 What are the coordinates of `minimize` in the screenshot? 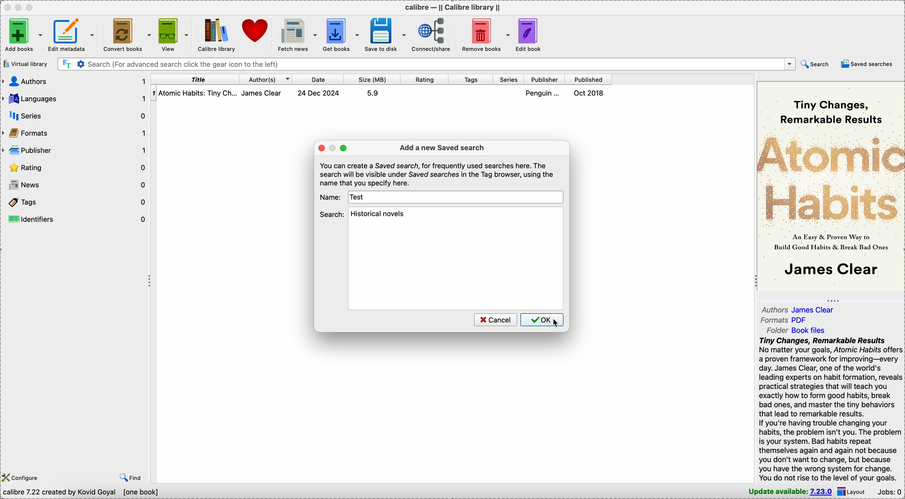 It's located at (333, 148).